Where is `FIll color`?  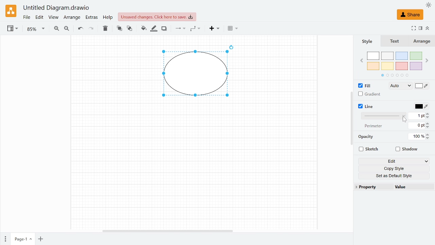 FIll color is located at coordinates (422, 86).